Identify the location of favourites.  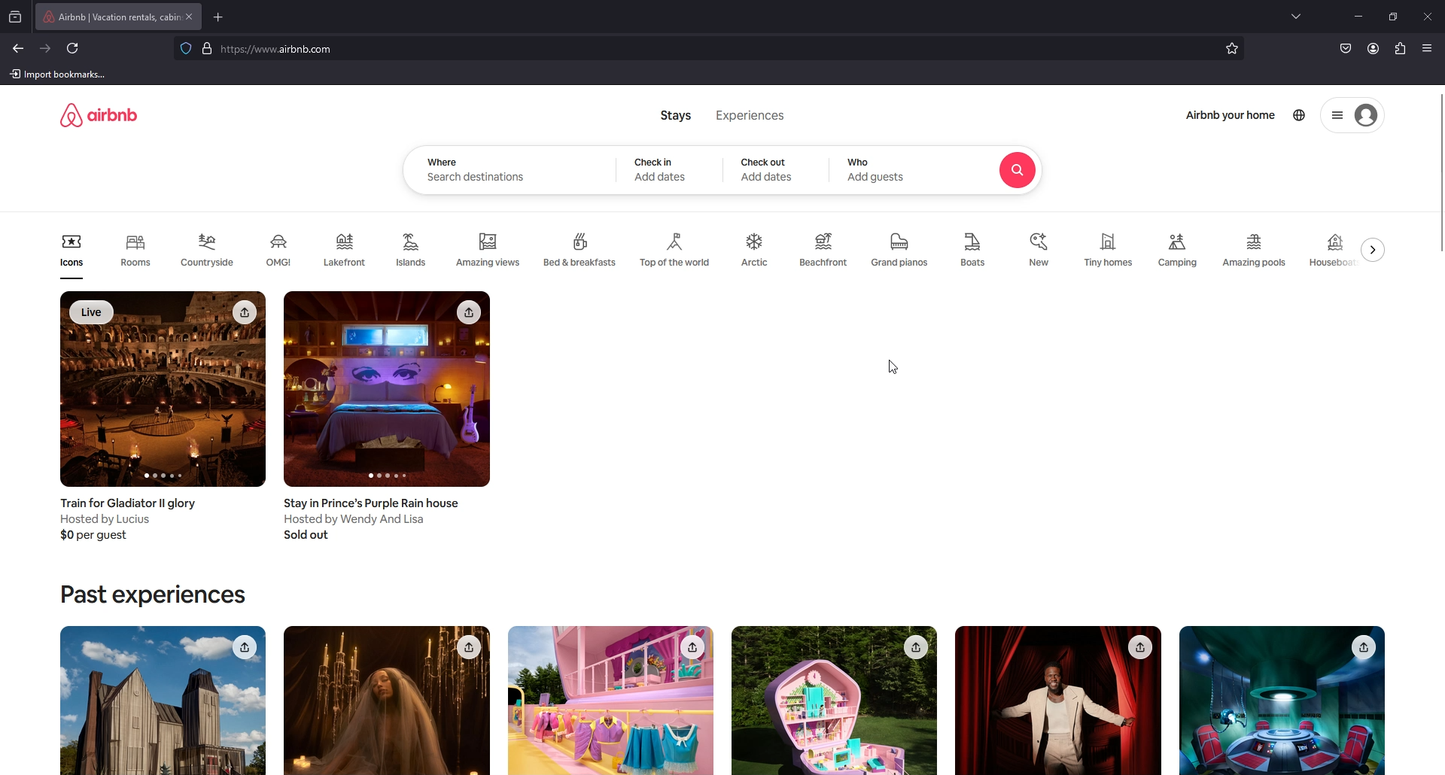
(1233, 50).